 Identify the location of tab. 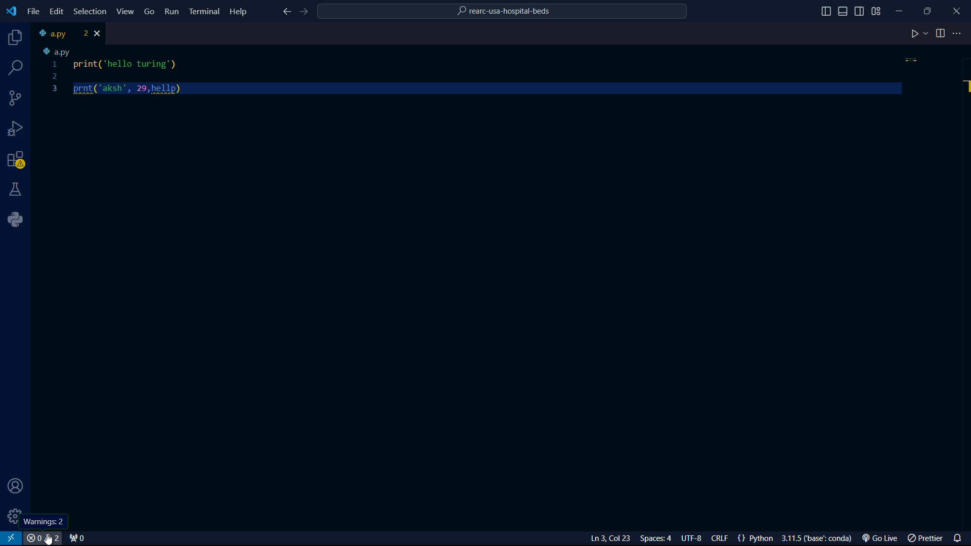
(61, 33).